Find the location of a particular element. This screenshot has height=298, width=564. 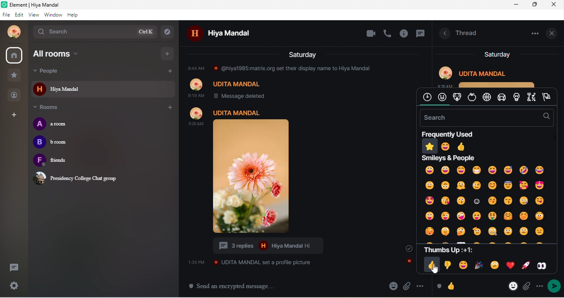

voice call is located at coordinates (388, 33).